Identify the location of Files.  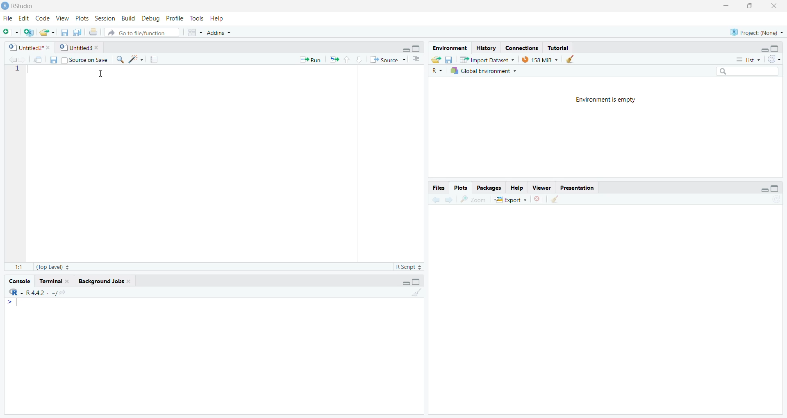
(438, 187).